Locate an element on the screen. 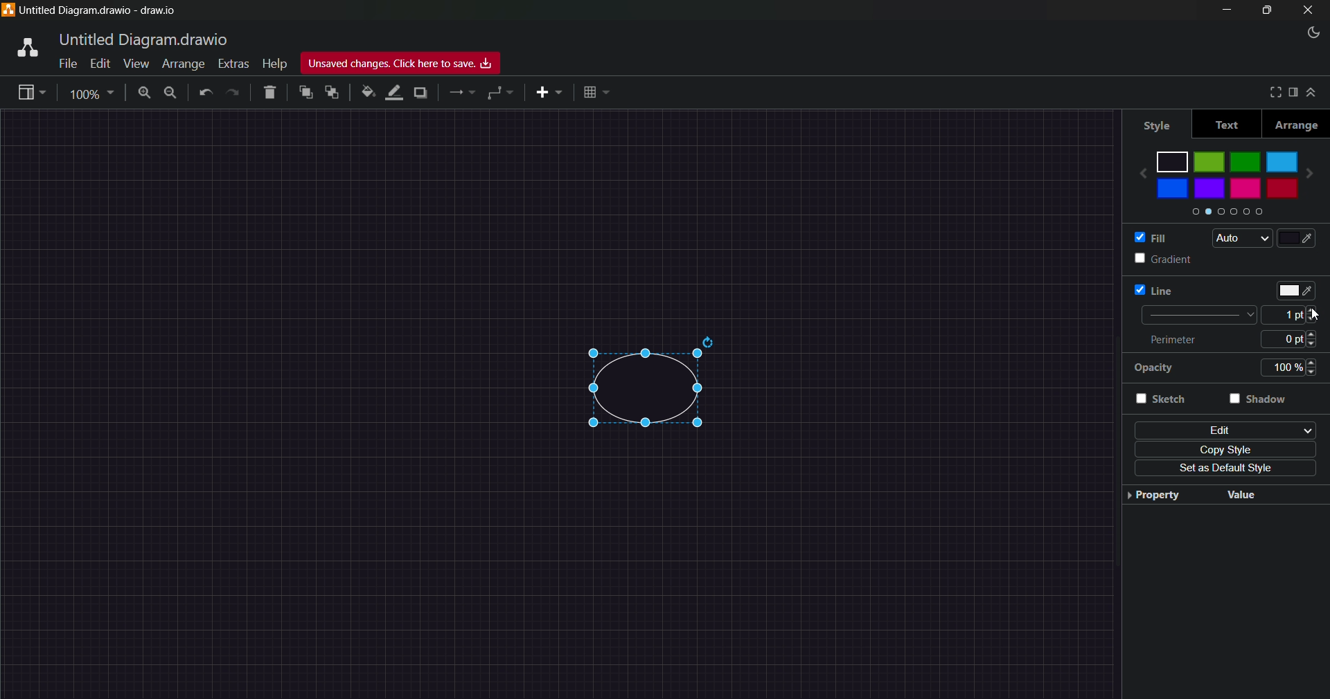 This screenshot has height=699, width=1330. violet is located at coordinates (1210, 188).